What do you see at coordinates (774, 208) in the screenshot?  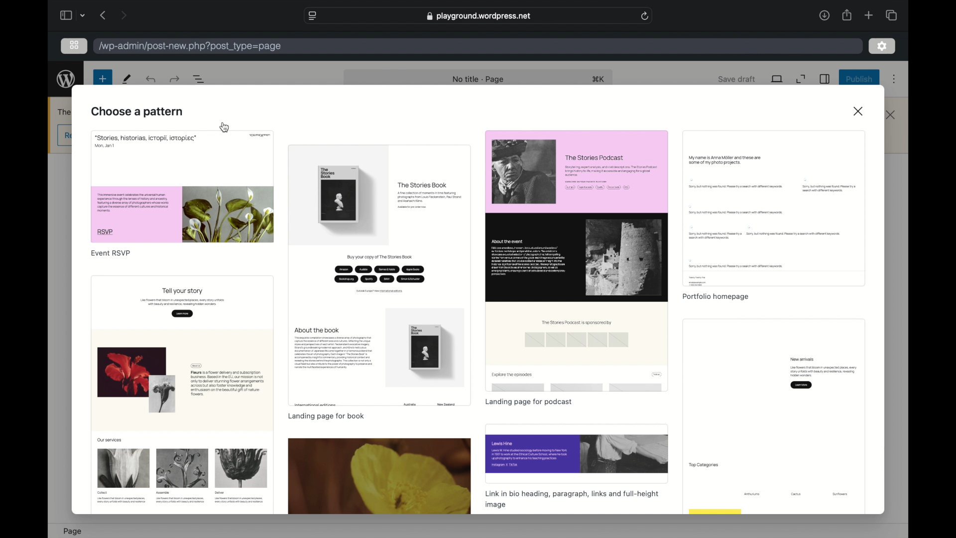 I see `preview` at bounding box center [774, 208].